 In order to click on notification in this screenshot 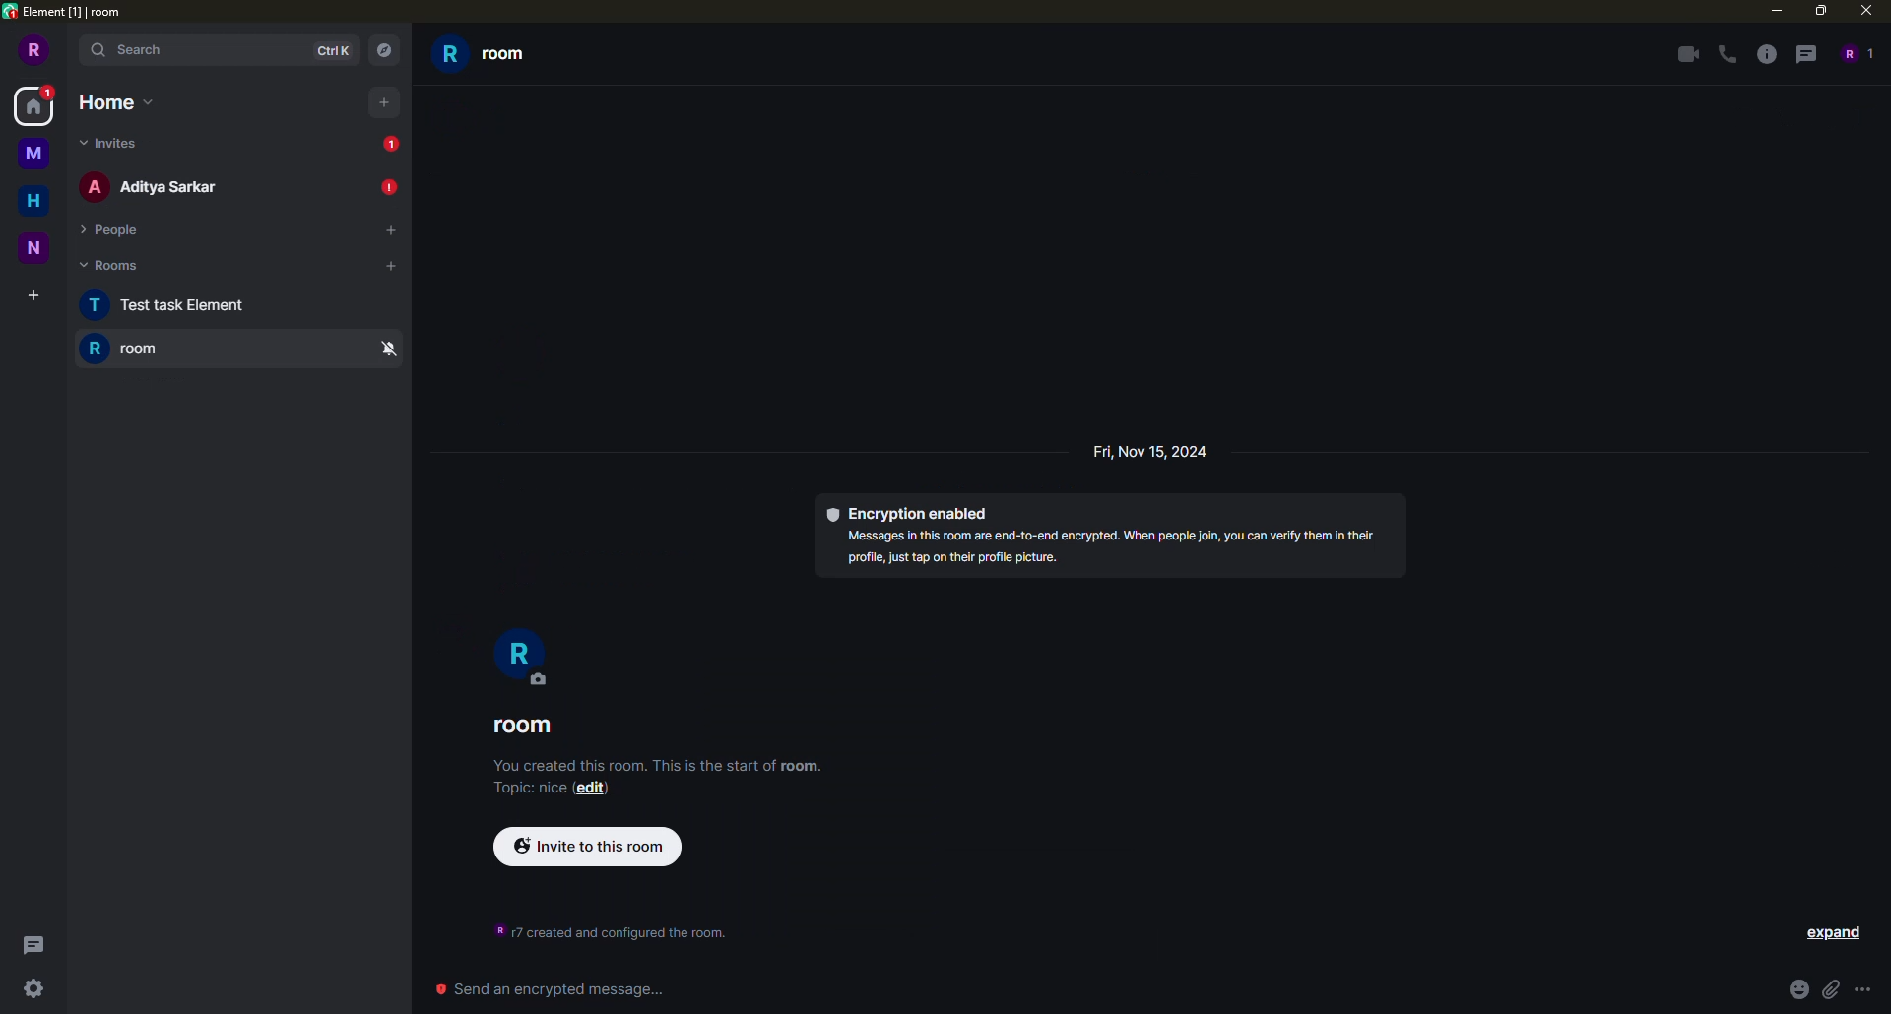, I will do `click(384, 187)`.